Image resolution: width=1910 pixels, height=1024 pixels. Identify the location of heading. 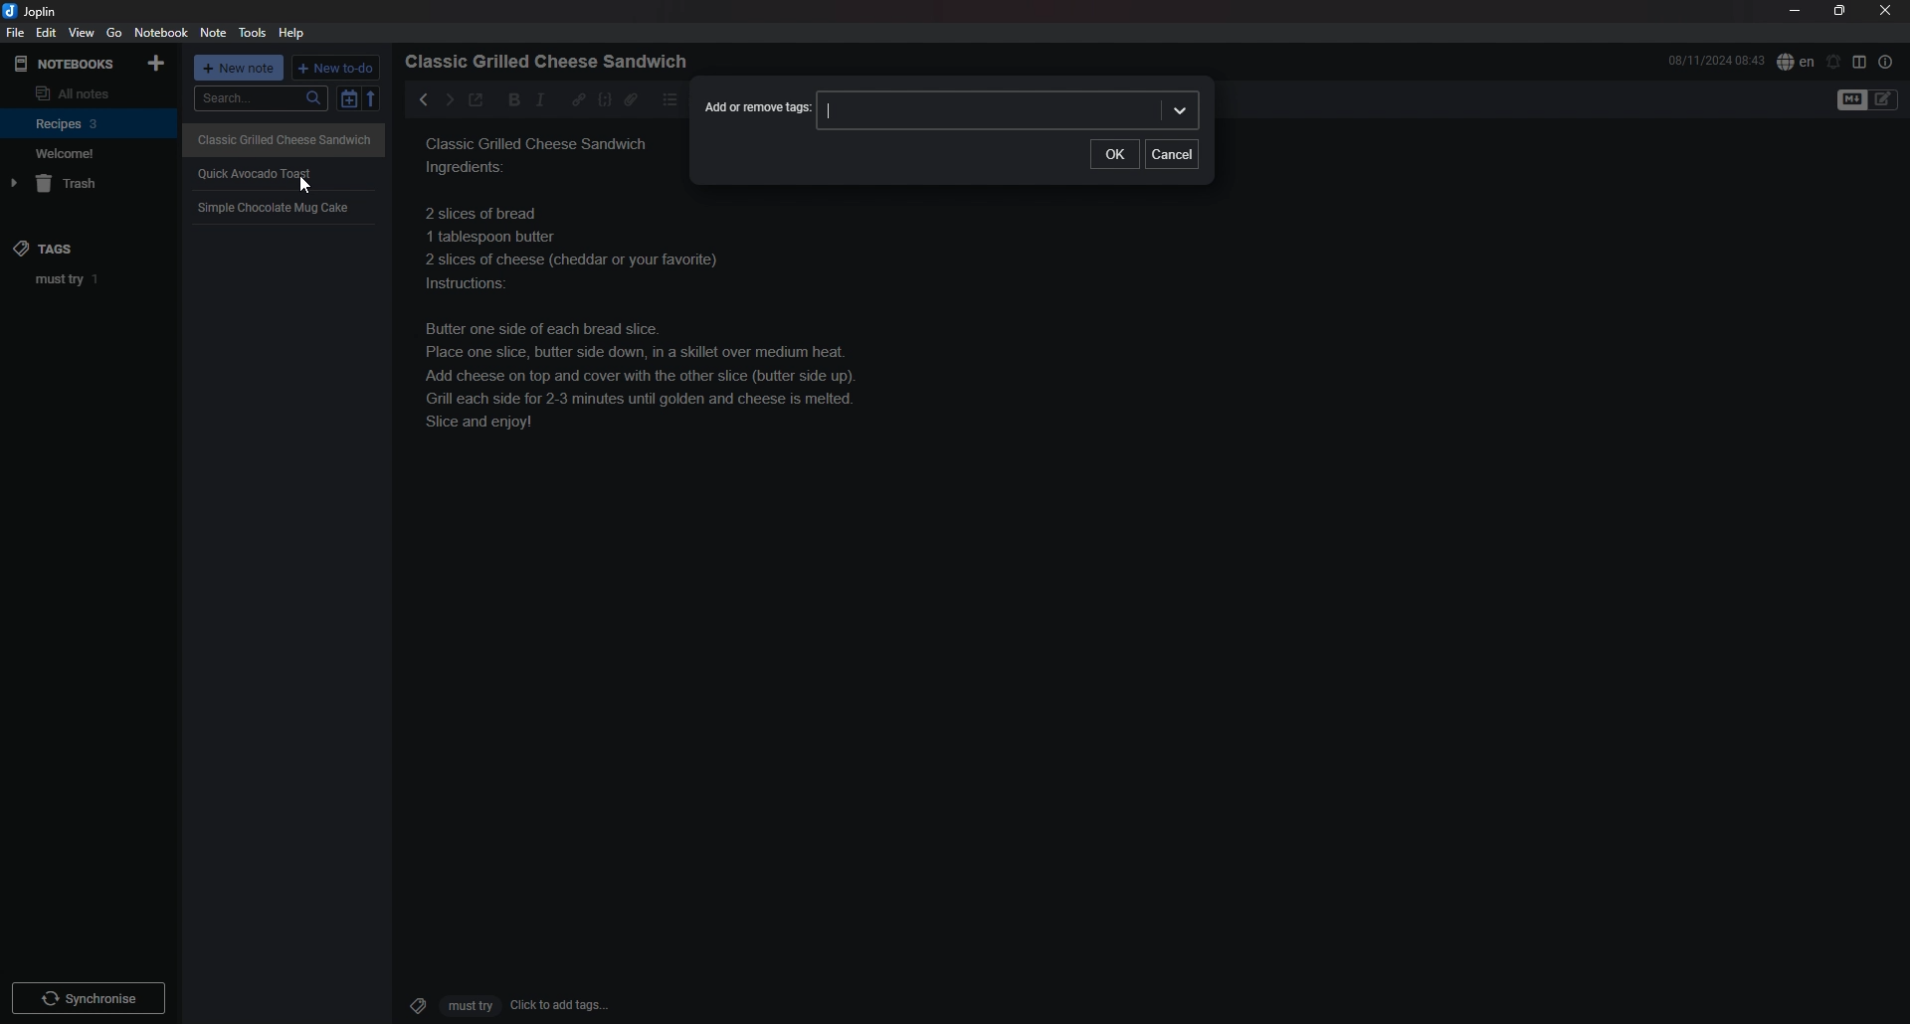
(552, 62).